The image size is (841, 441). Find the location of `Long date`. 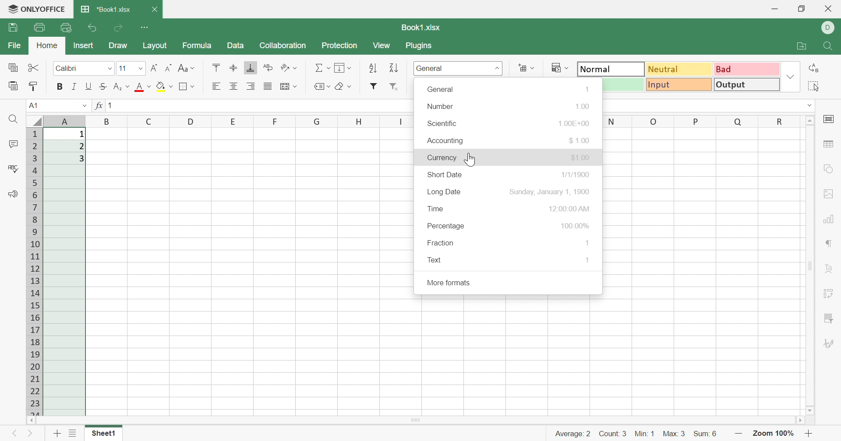

Long date is located at coordinates (444, 192).